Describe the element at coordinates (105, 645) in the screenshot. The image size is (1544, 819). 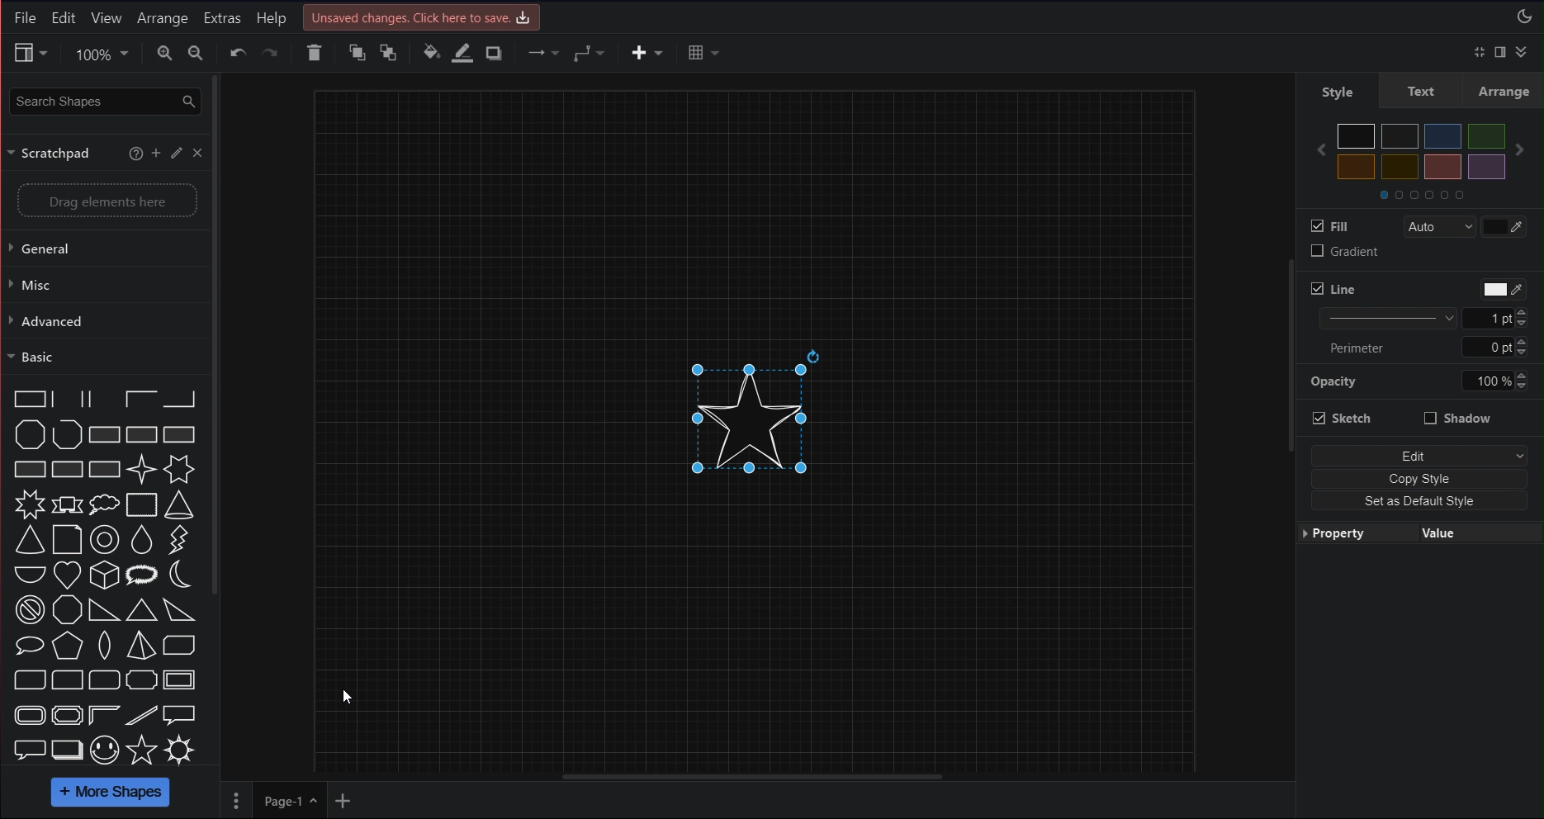
I see `pointed oval` at that location.